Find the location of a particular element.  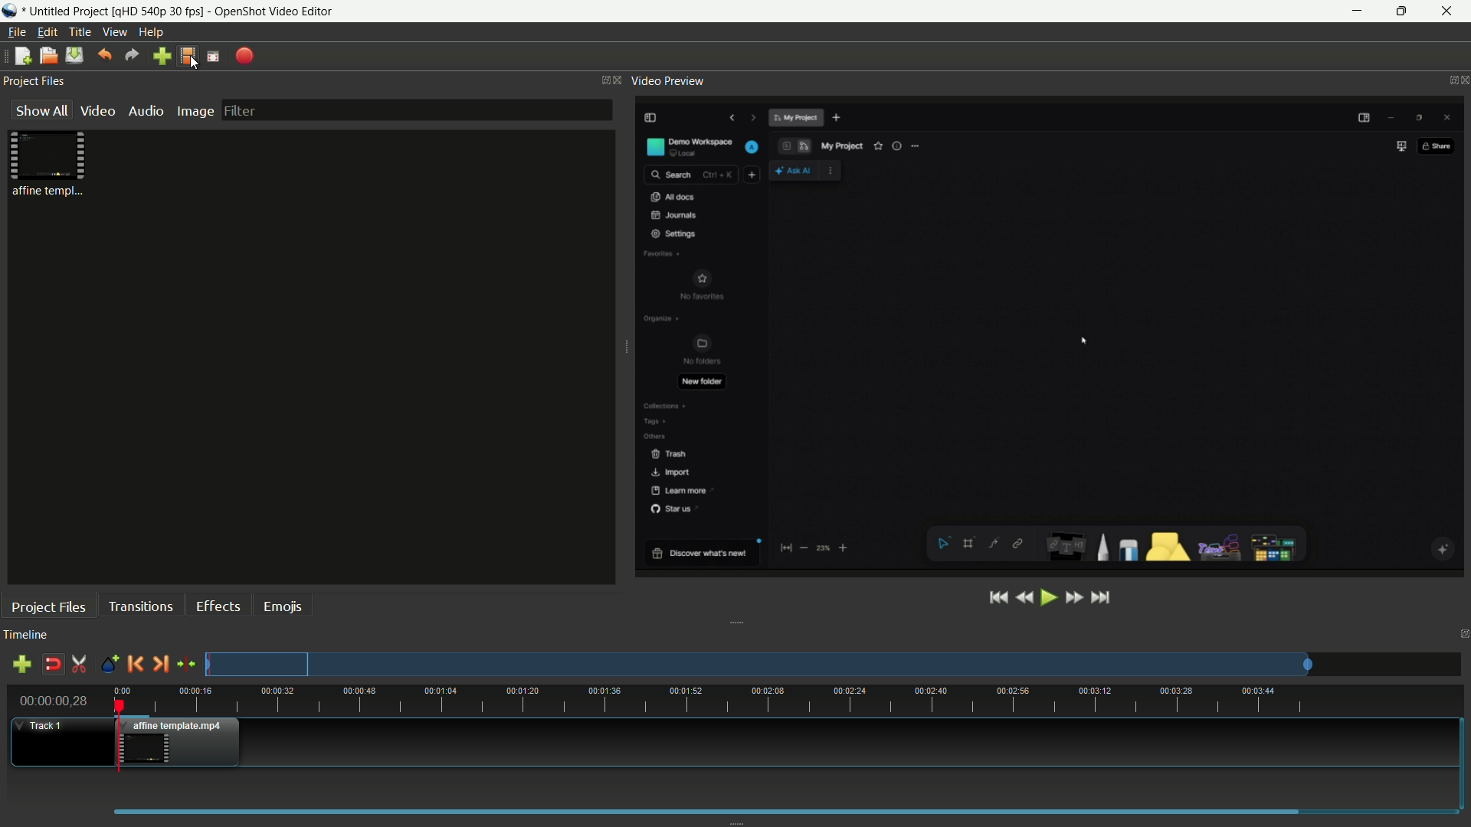

timeline is located at coordinates (26, 636).